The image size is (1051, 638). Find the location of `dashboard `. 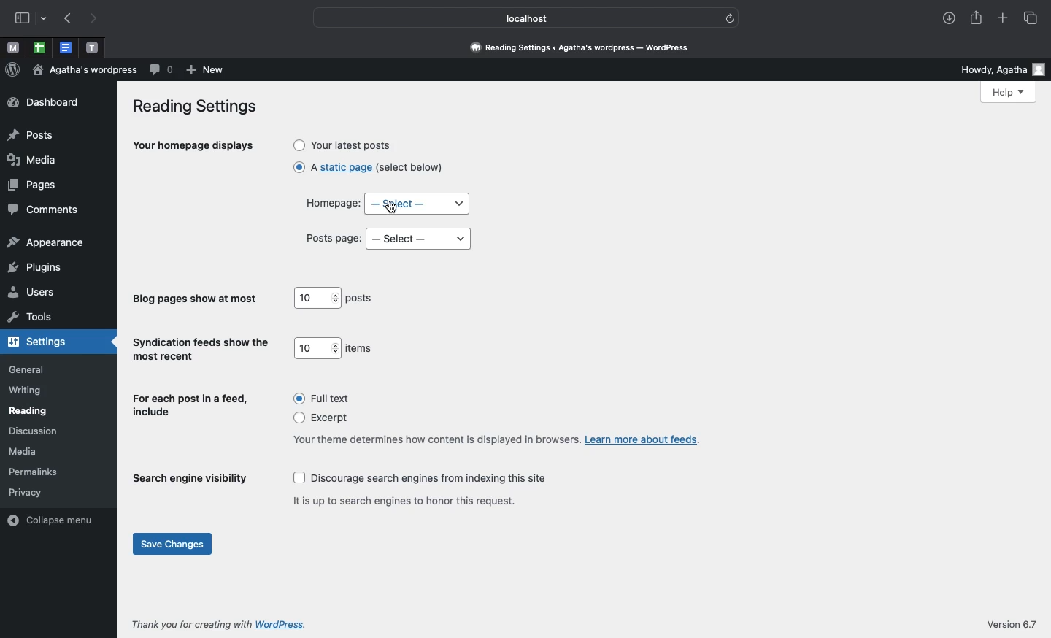

dashboard  is located at coordinates (43, 102).